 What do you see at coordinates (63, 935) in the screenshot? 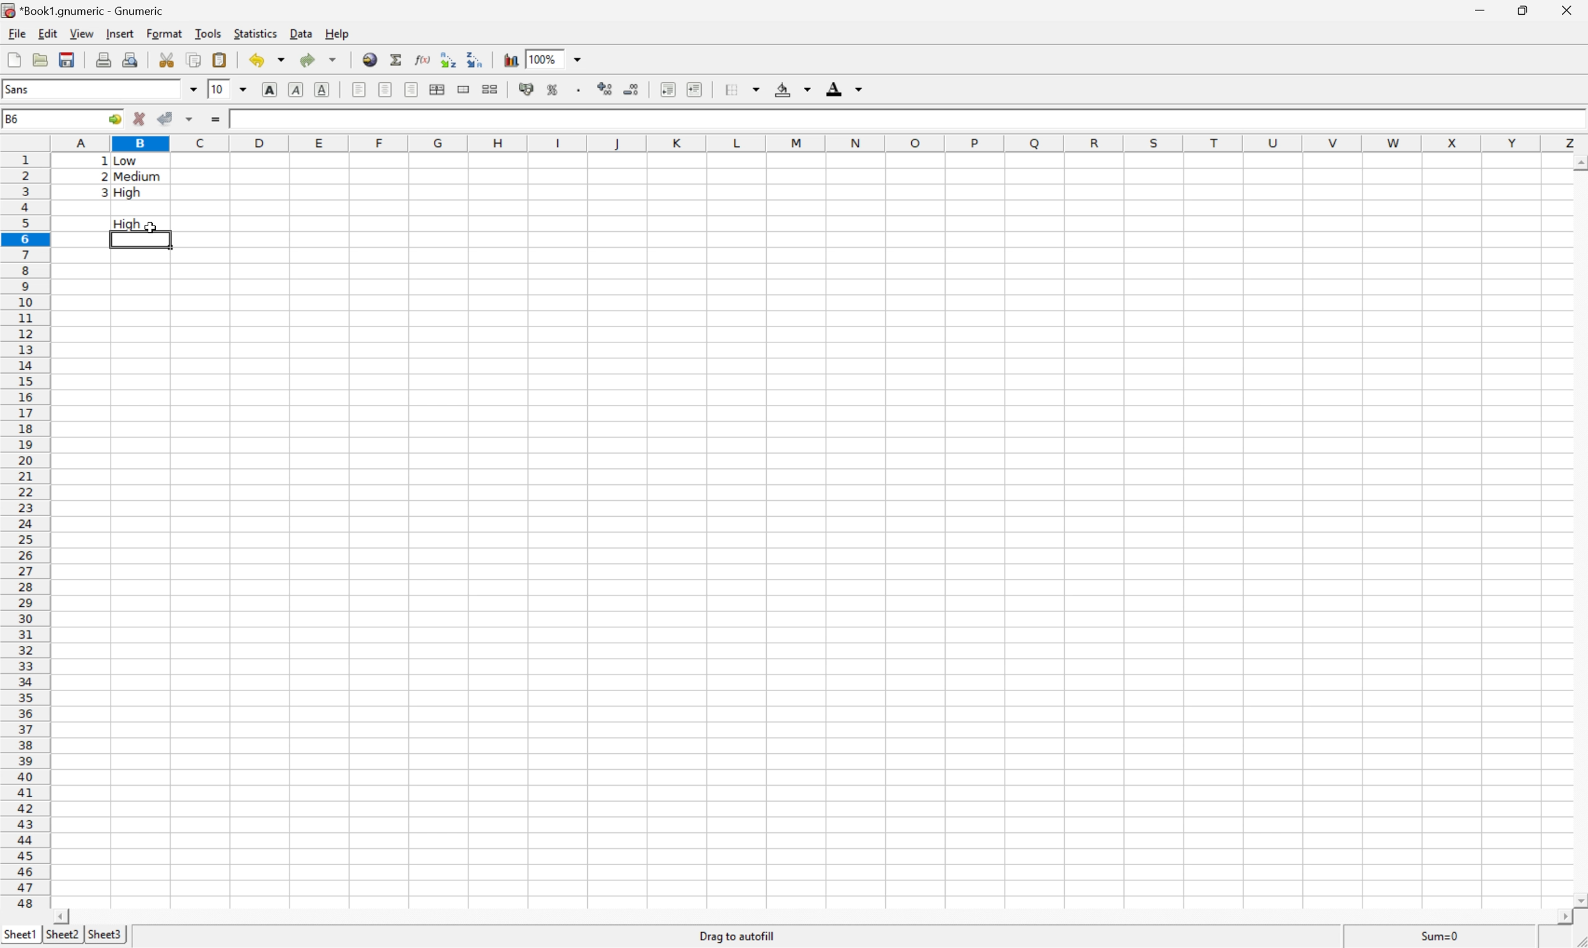
I see `Sheet2` at bounding box center [63, 935].